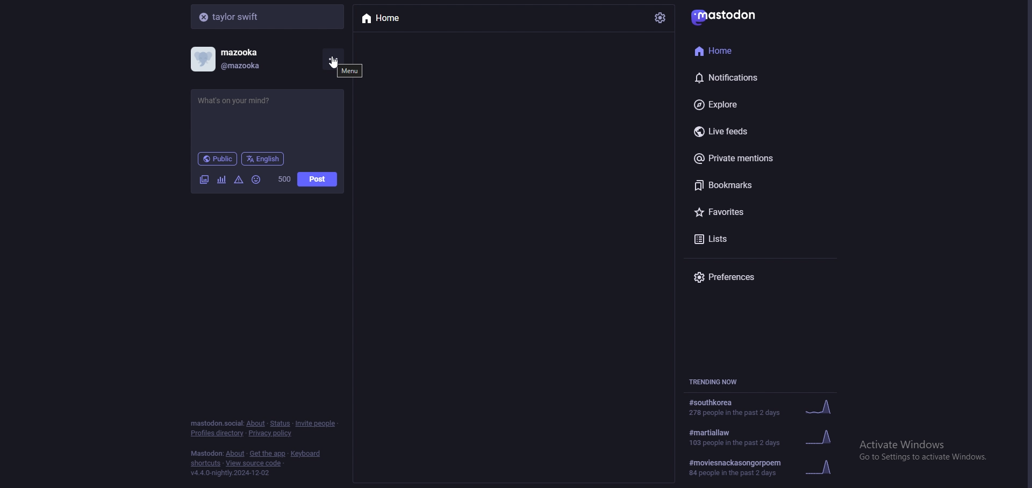  What do you see at coordinates (754, 184) in the screenshot?
I see `bookmarks` at bounding box center [754, 184].